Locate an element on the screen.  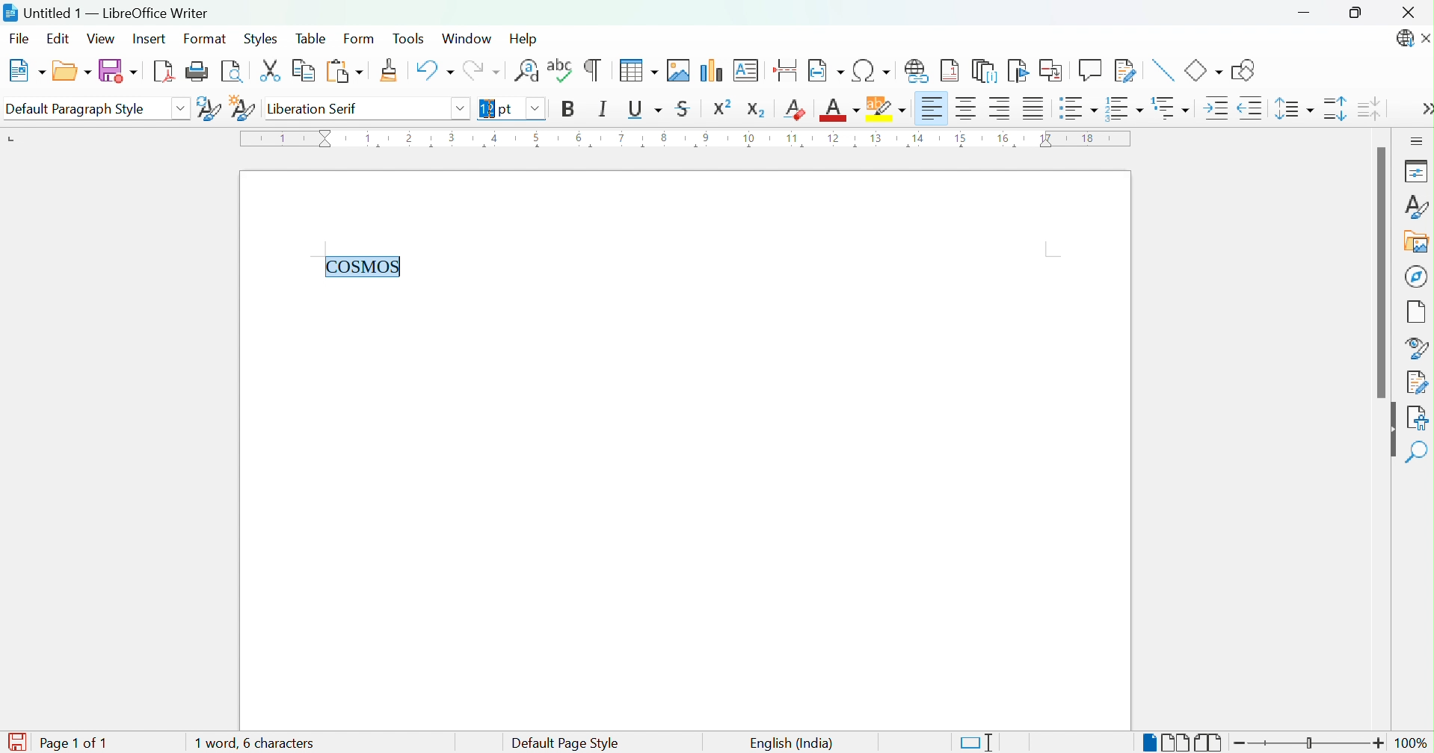
Multiple-page view is located at coordinates (1177, 743).